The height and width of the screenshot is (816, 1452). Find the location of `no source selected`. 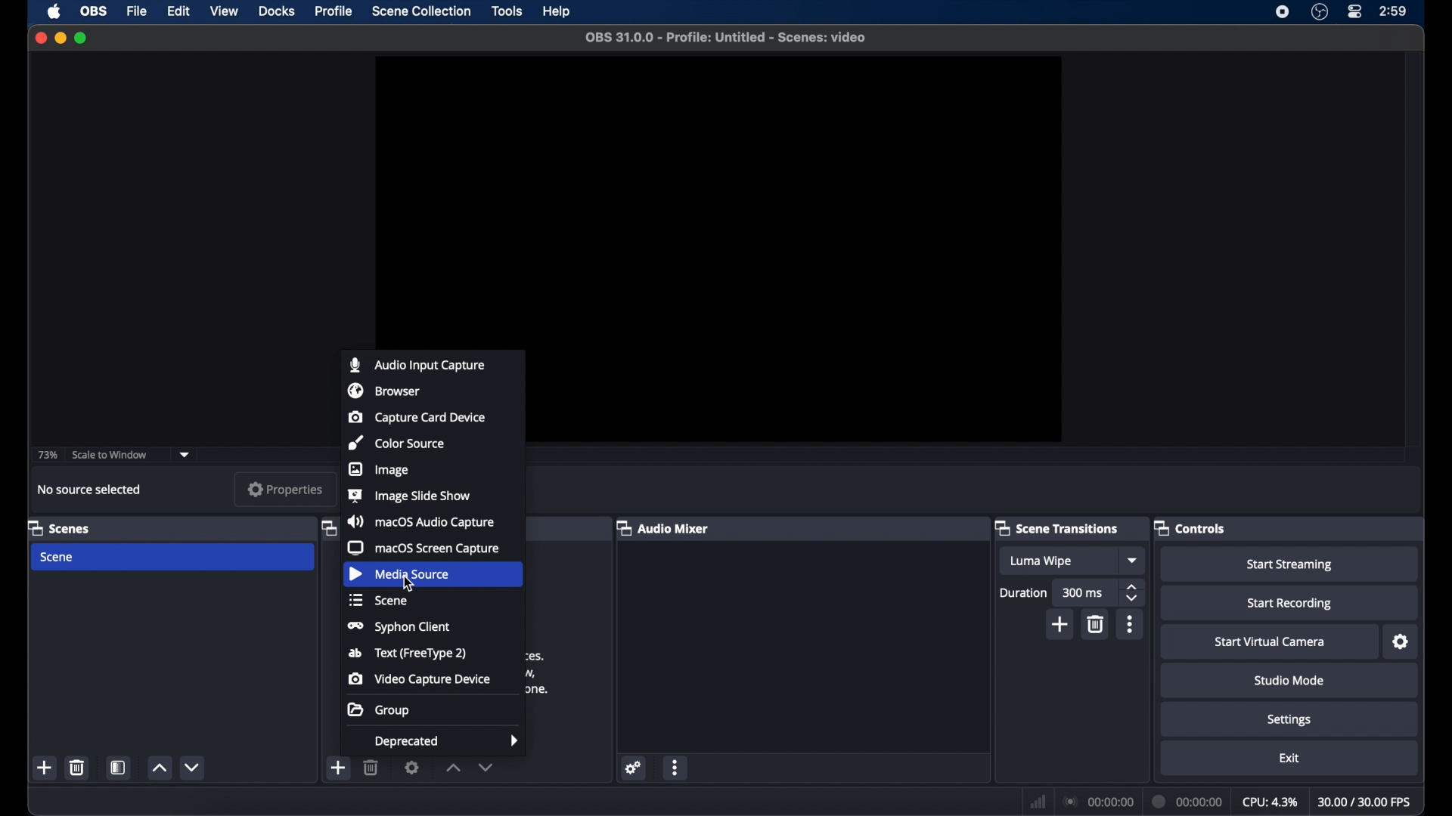

no source selected is located at coordinates (92, 490).